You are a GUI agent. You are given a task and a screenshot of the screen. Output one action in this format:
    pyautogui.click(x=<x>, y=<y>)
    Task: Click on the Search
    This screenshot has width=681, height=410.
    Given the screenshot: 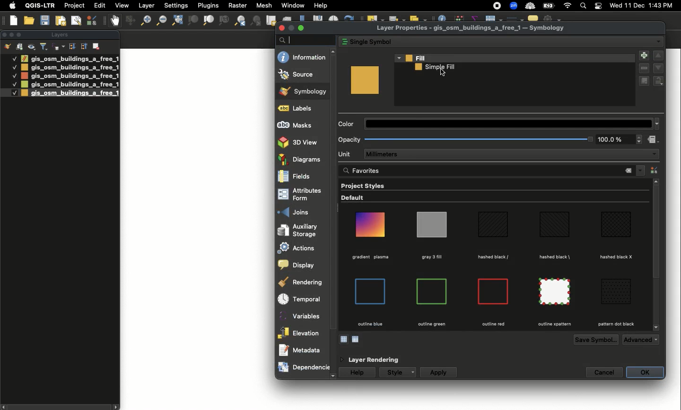 What is the action you would take?
    pyautogui.click(x=582, y=7)
    